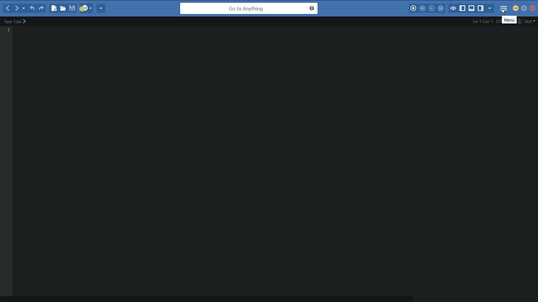  Describe the element at coordinates (54, 8) in the screenshot. I see `new file` at that location.